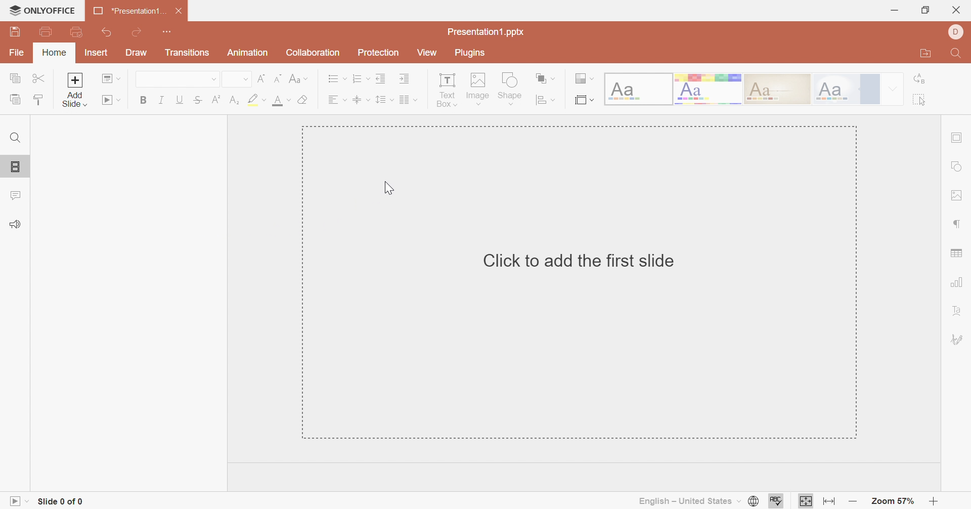  I want to click on Drop Down, so click(392, 99).